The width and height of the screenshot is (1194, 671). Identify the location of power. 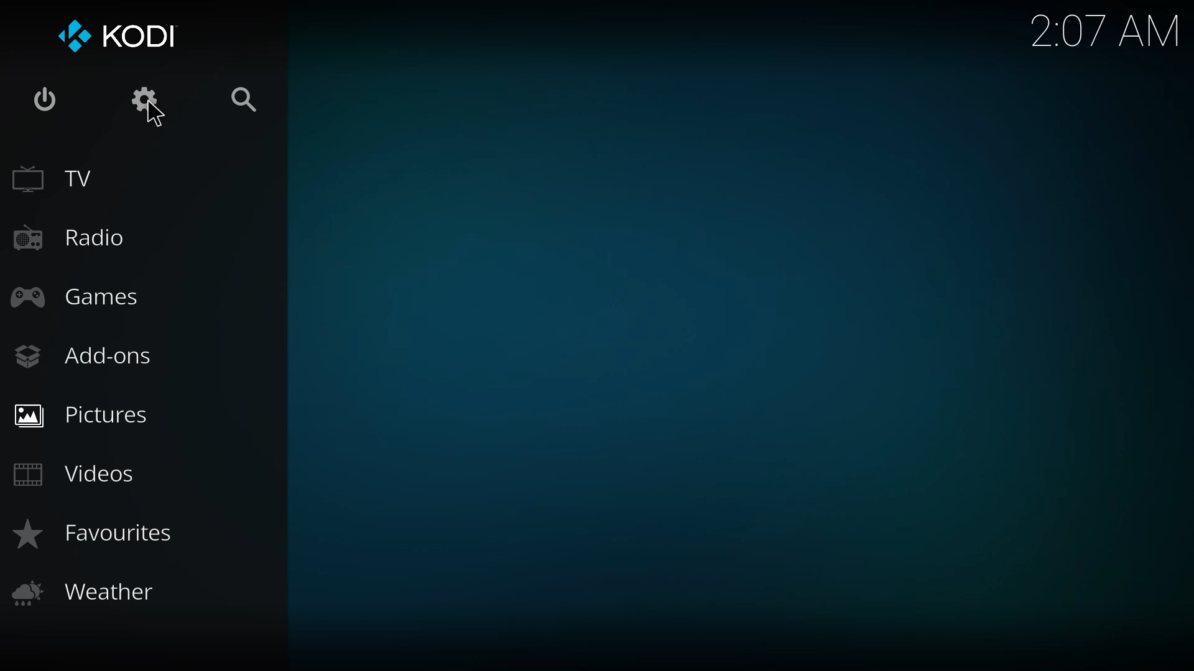
(47, 98).